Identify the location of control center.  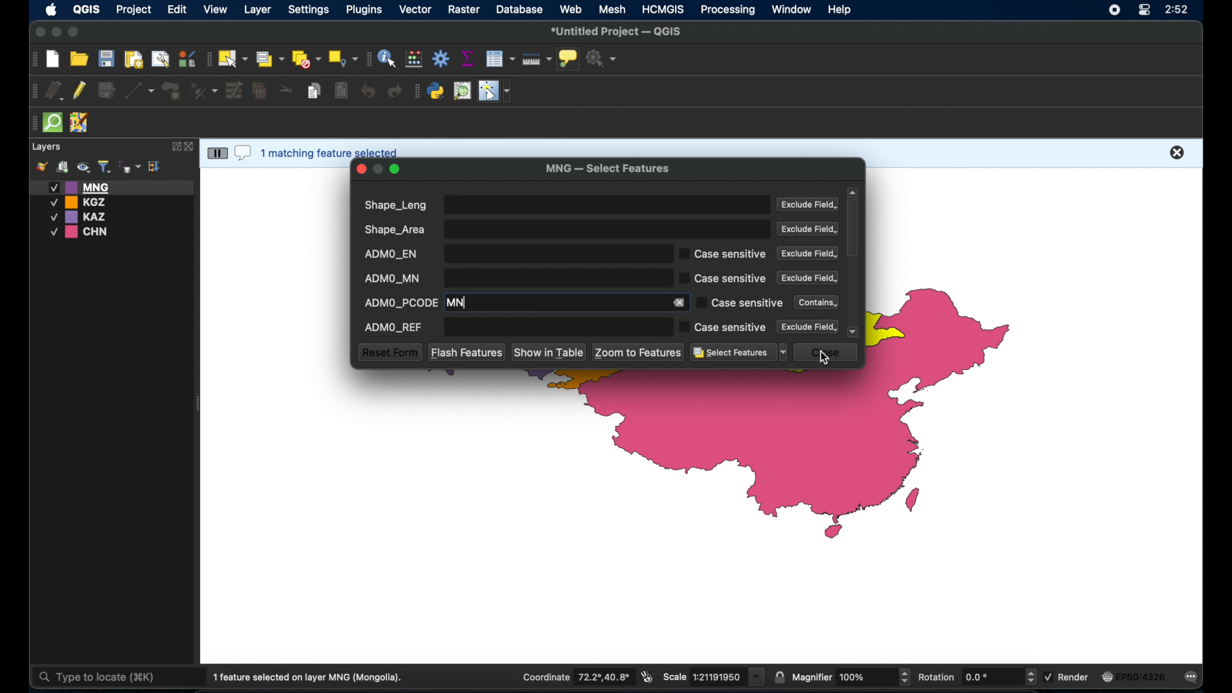
(1143, 11).